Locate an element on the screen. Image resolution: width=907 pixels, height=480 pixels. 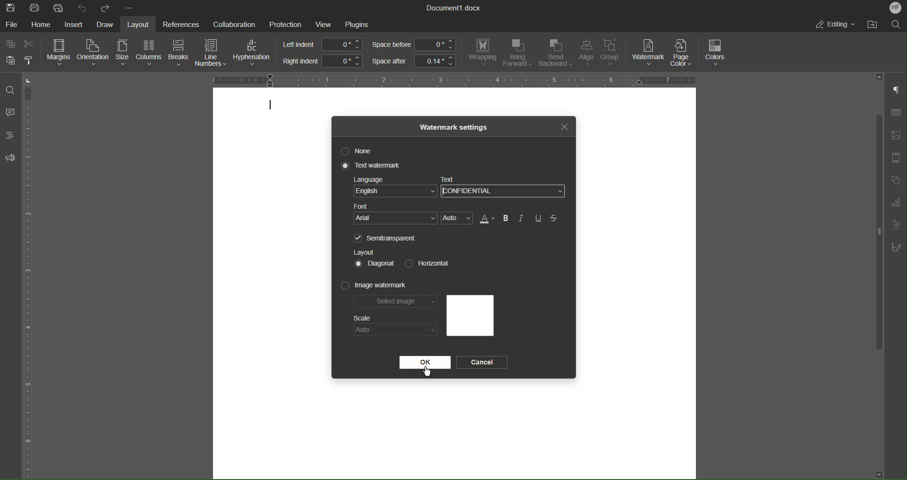
Graph Settings is located at coordinates (896, 204).